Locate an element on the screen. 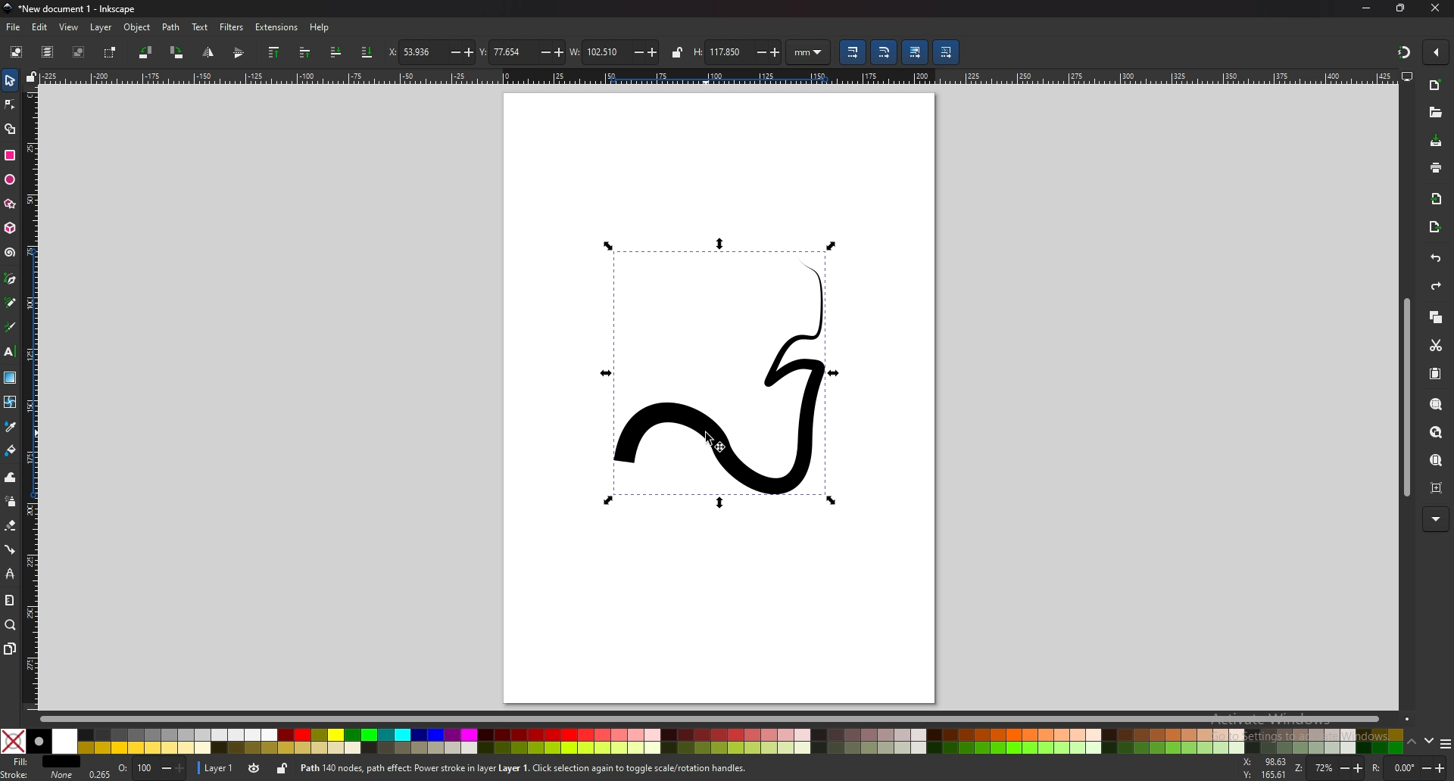 This screenshot has width=1454, height=781. minimize is located at coordinates (1366, 8).